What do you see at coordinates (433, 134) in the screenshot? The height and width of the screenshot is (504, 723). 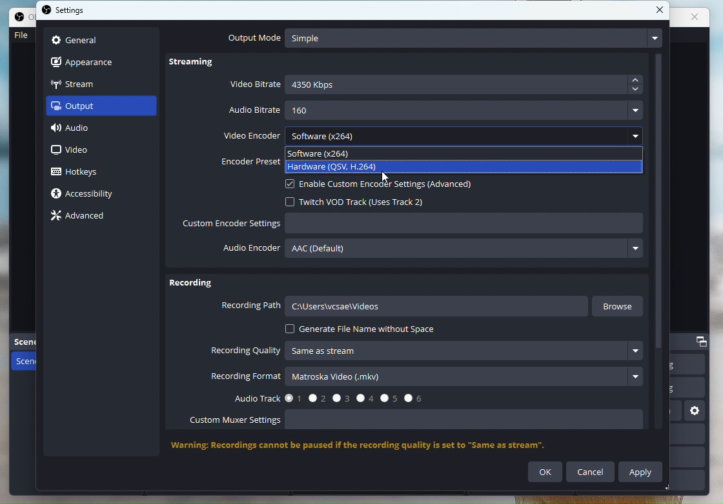 I see `video encoder` at bounding box center [433, 134].